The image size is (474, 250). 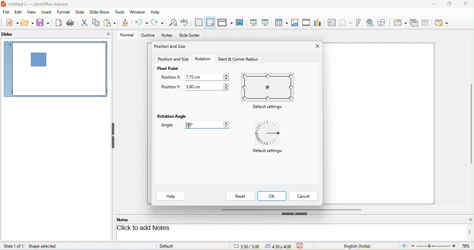 What do you see at coordinates (113, 136) in the screenshot?
I see `hide` at bounding box center [113, 136].